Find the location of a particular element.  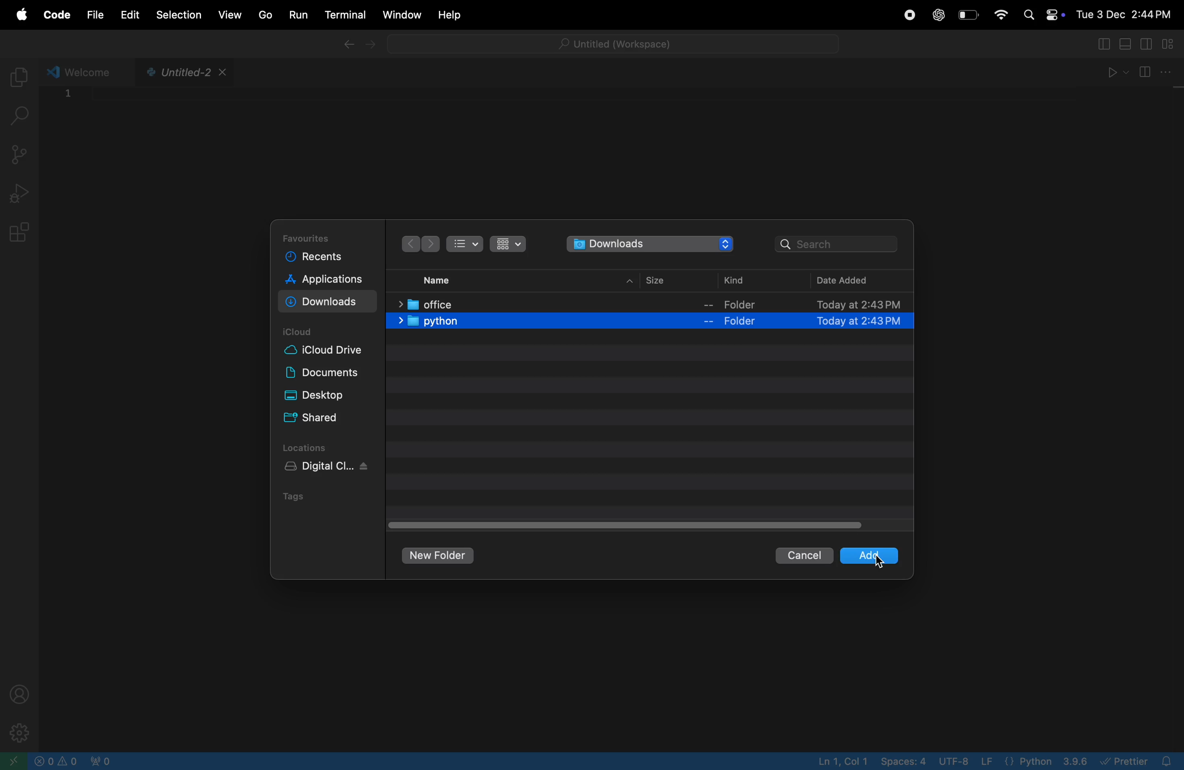

togle is located at coordinates (630, 525).